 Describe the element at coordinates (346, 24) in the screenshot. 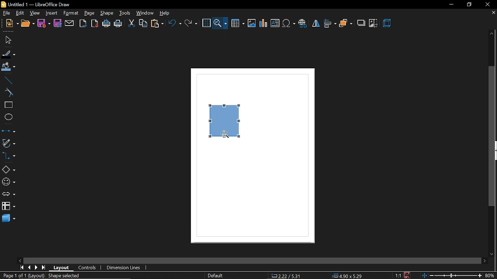

I see `arrange` at that location.